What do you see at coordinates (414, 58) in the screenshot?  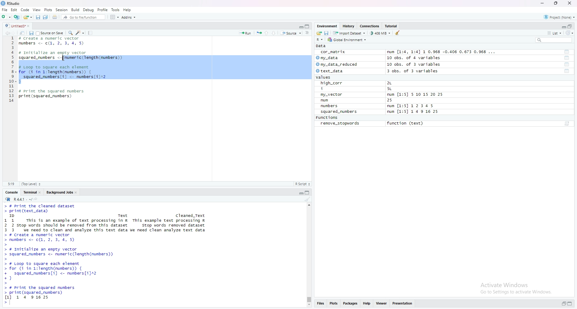 I see `10 obs. of 4 variables` at bounding box center [414, 58].